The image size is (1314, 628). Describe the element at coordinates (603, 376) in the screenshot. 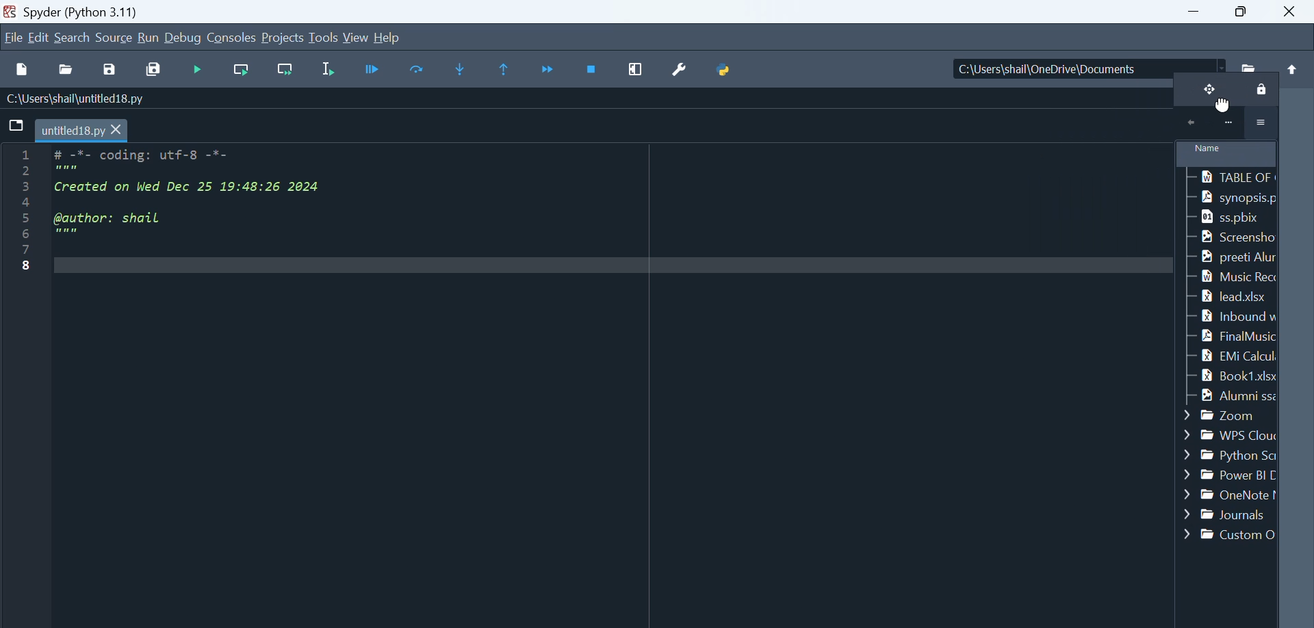

I see `# -*- coding: utf-8 -*-
Created on Wed Dec 25 19:48:26 2024
@author: shail` at that location.